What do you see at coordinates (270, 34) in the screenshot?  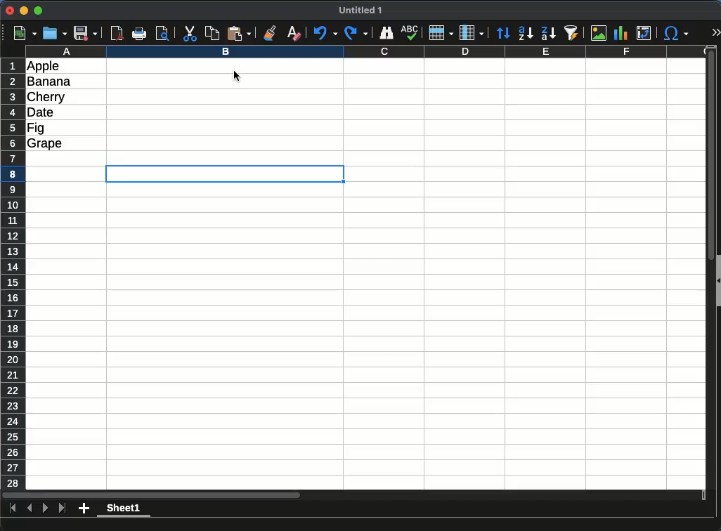 I see `clone formatting` at bounding box center [270, 34].